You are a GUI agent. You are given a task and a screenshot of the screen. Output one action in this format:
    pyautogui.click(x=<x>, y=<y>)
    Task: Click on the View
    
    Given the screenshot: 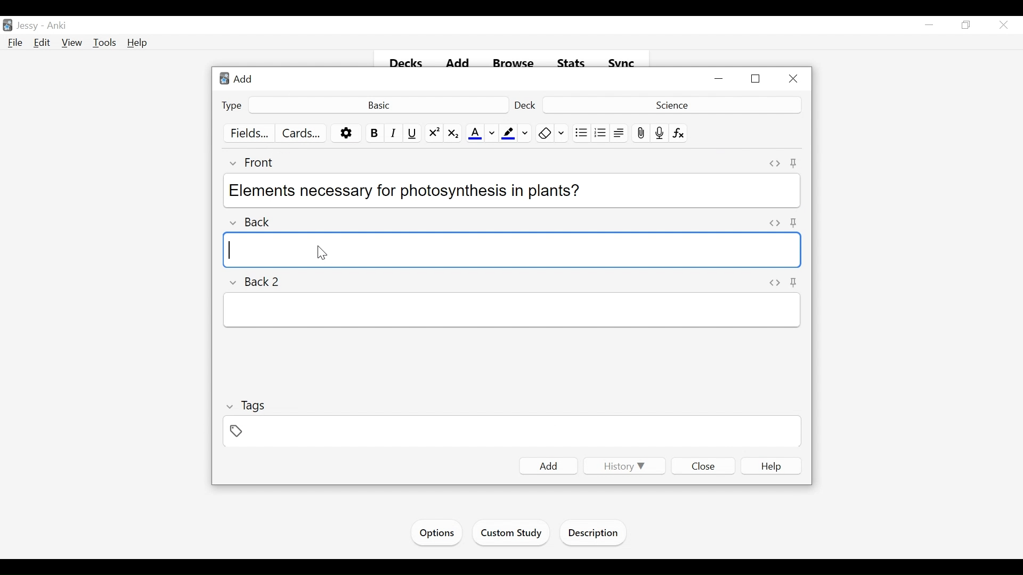 What is the action you would take?
    pyautogui.click(x=72, y=43)
    